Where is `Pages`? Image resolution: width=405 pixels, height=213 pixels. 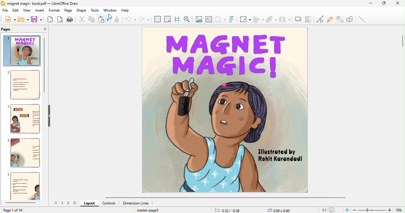
Pages is located at coordinates (9, 29).